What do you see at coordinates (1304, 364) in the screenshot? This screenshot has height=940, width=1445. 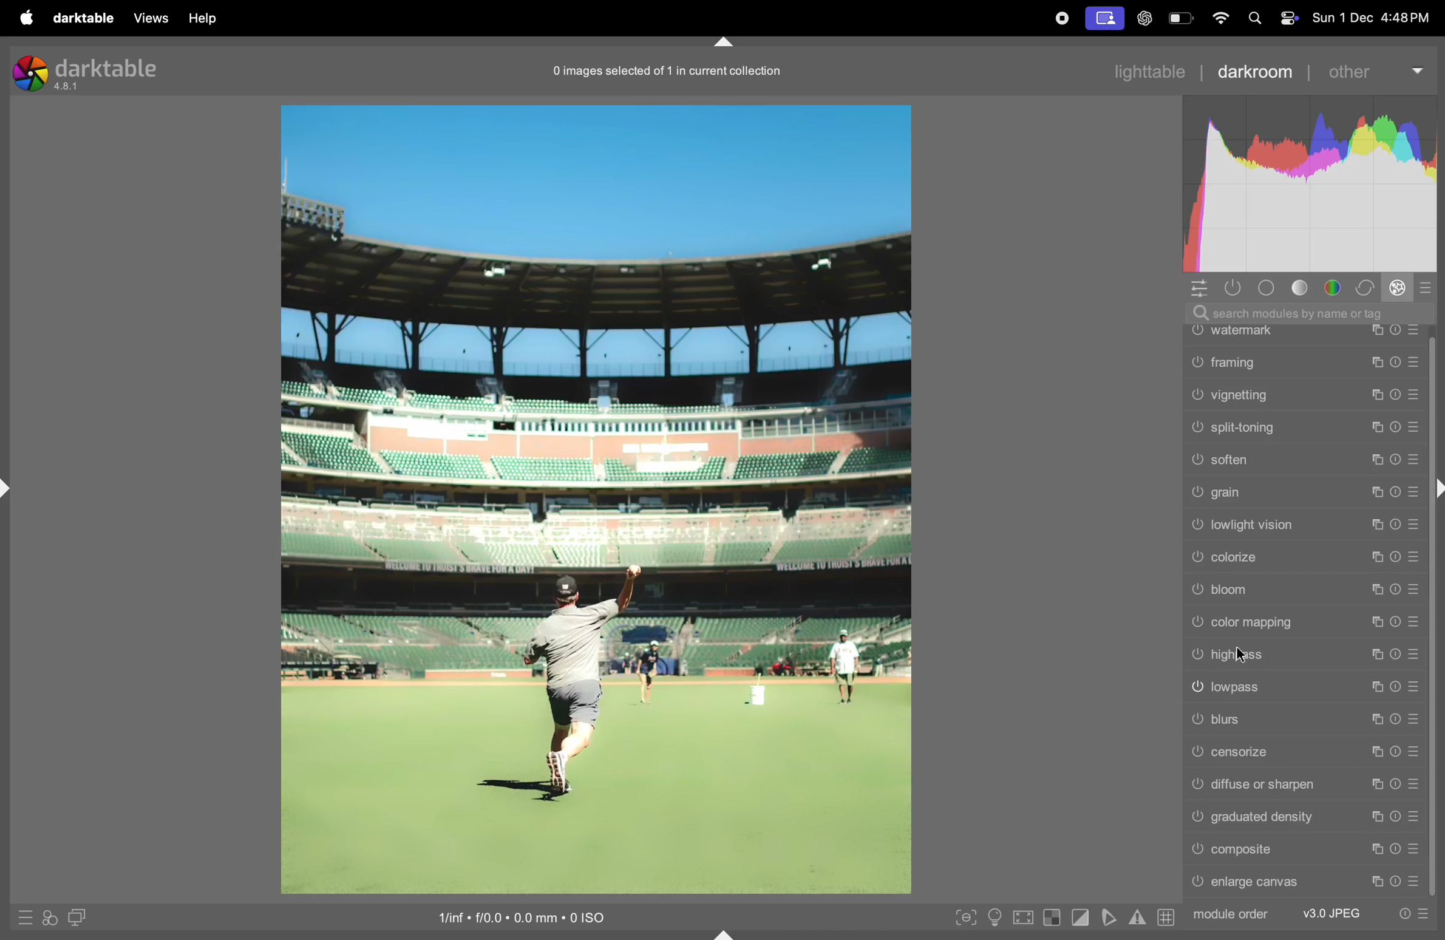 I see `farming` at bounding box center [1304, 364].